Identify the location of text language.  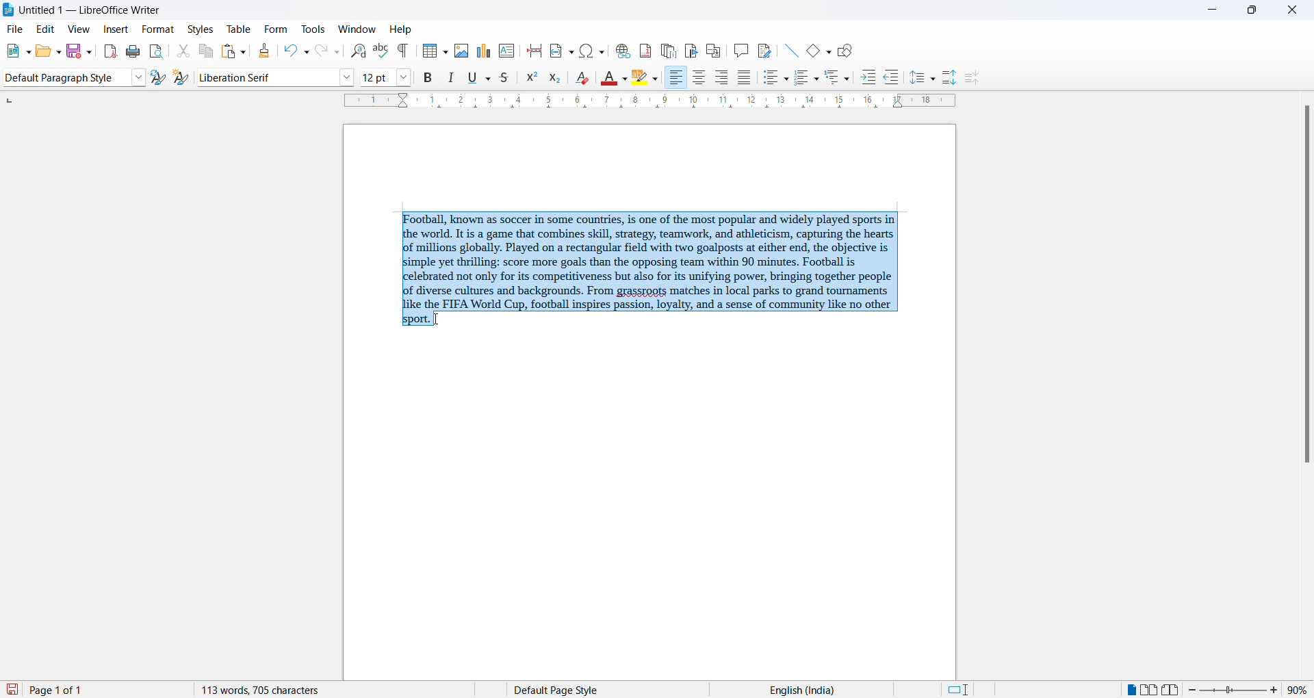
(845, 689).